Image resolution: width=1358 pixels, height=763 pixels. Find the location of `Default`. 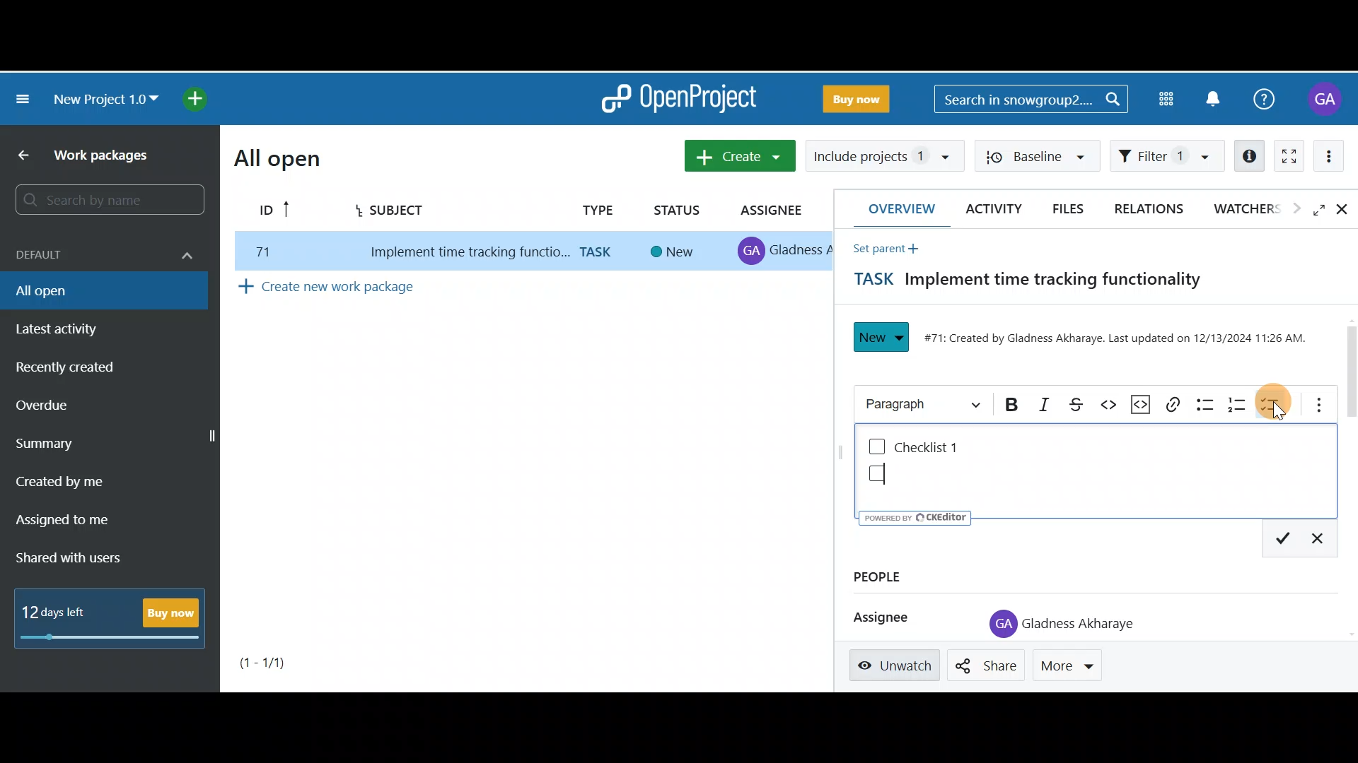

Default is located at coordinates (102, 254).